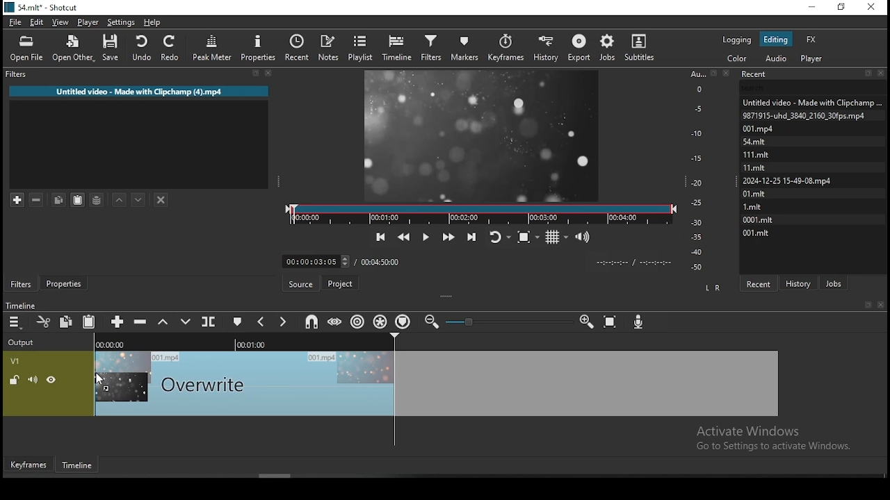 This screenshot has height=500, width=890. I want to click on history, so click(800, 281).